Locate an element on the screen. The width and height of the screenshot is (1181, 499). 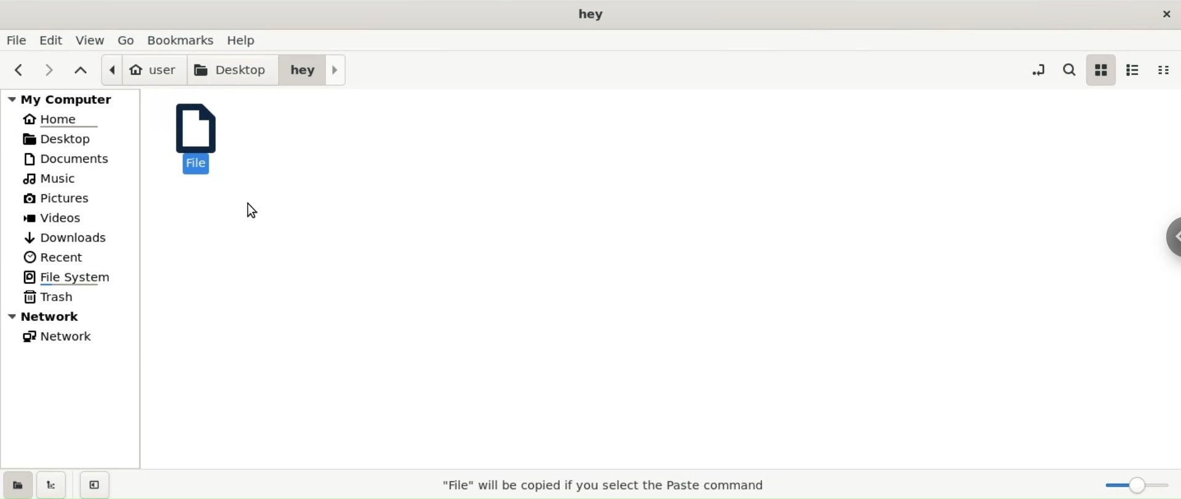
network is located at coordinates (72, 316).